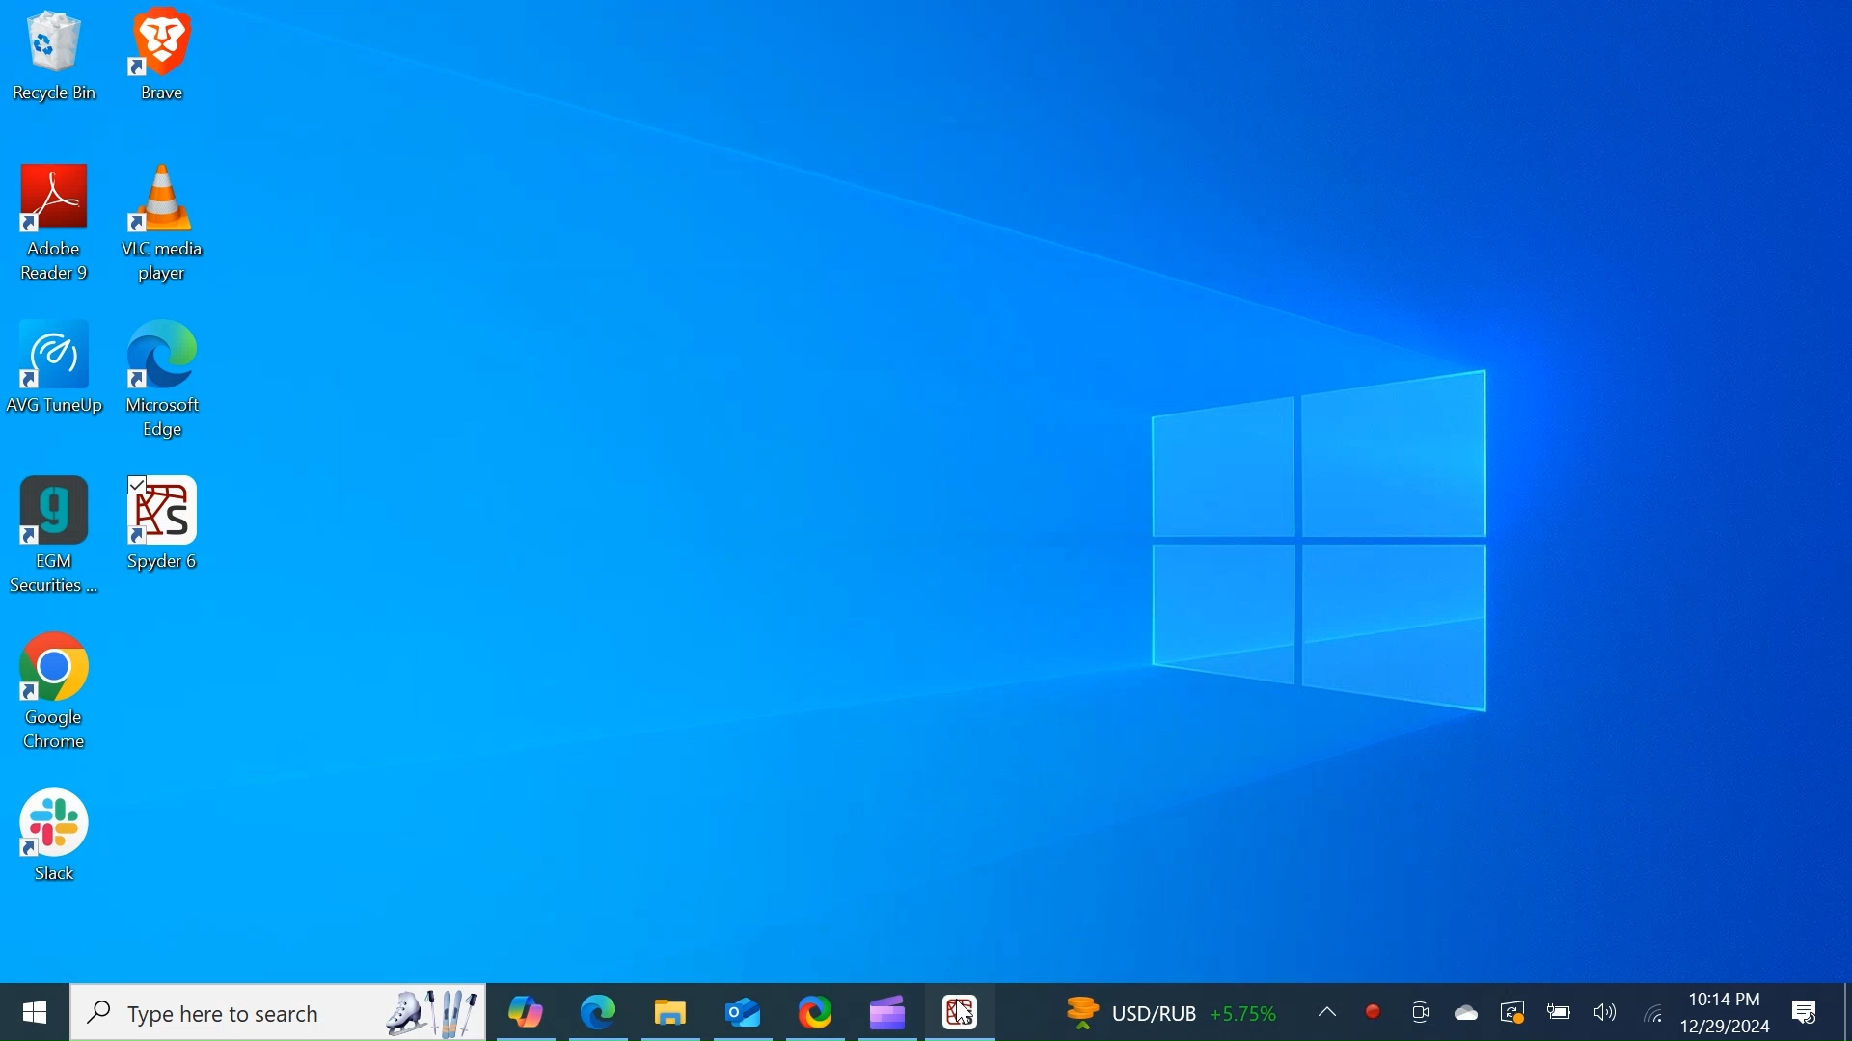  Describe the element at coordinates (1420, 1009) in the screenshot. I see `Meet now` at that location.